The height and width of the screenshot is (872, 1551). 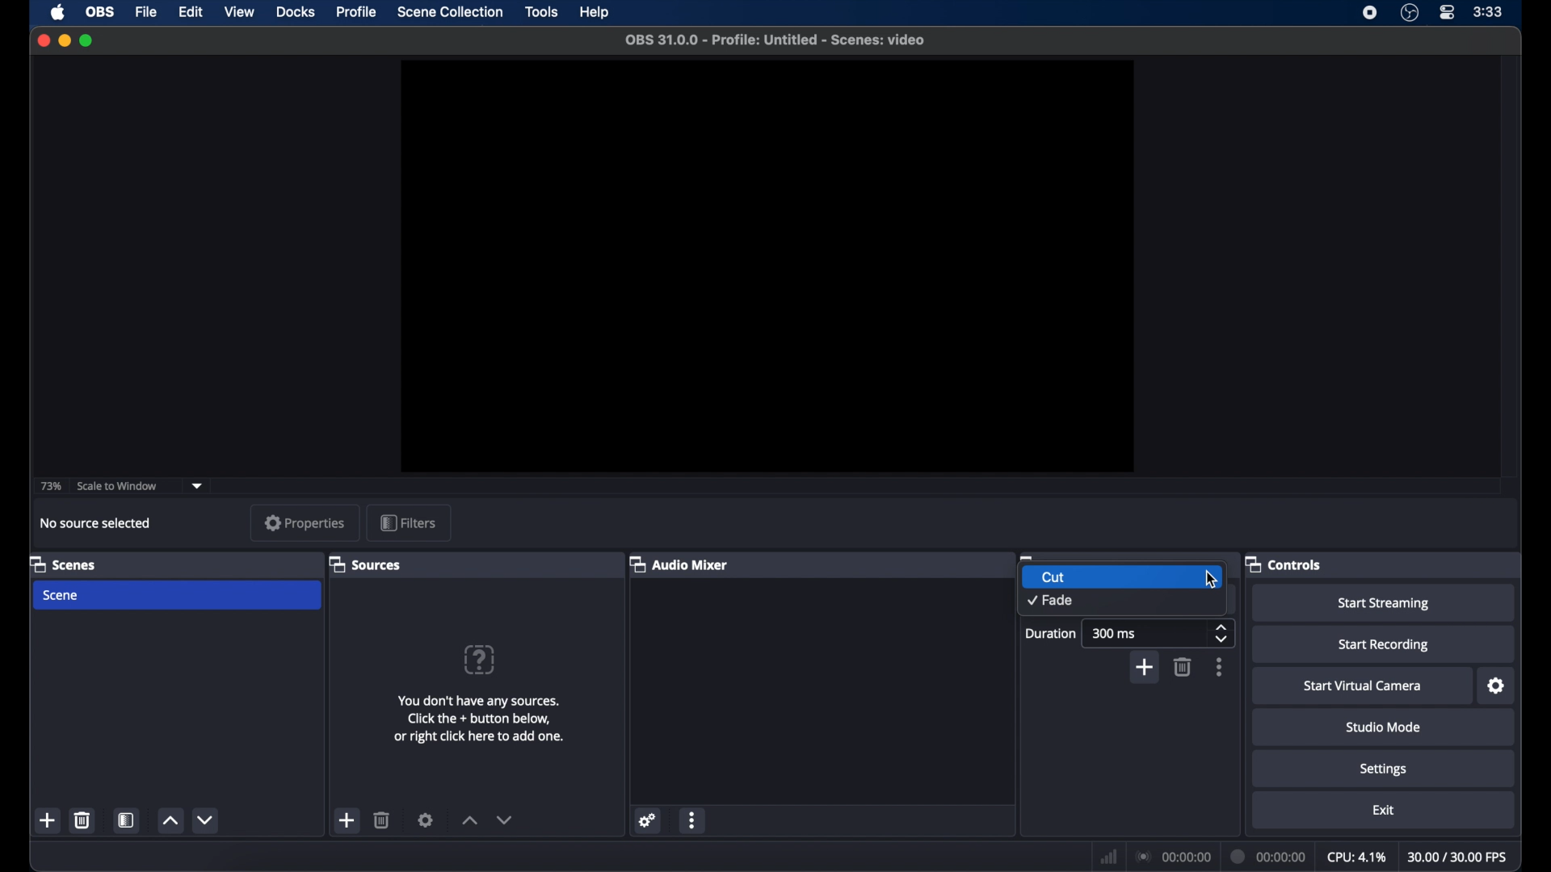 I want to click on You don't have any sources.
Click the + button below,
or right click here to add one., so click(x=487, y=728).